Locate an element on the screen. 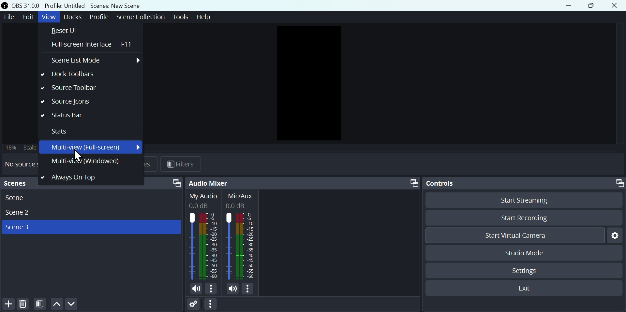 This screenshot has height=312, width=626. (un)mute is located at coordinates (233, 289).